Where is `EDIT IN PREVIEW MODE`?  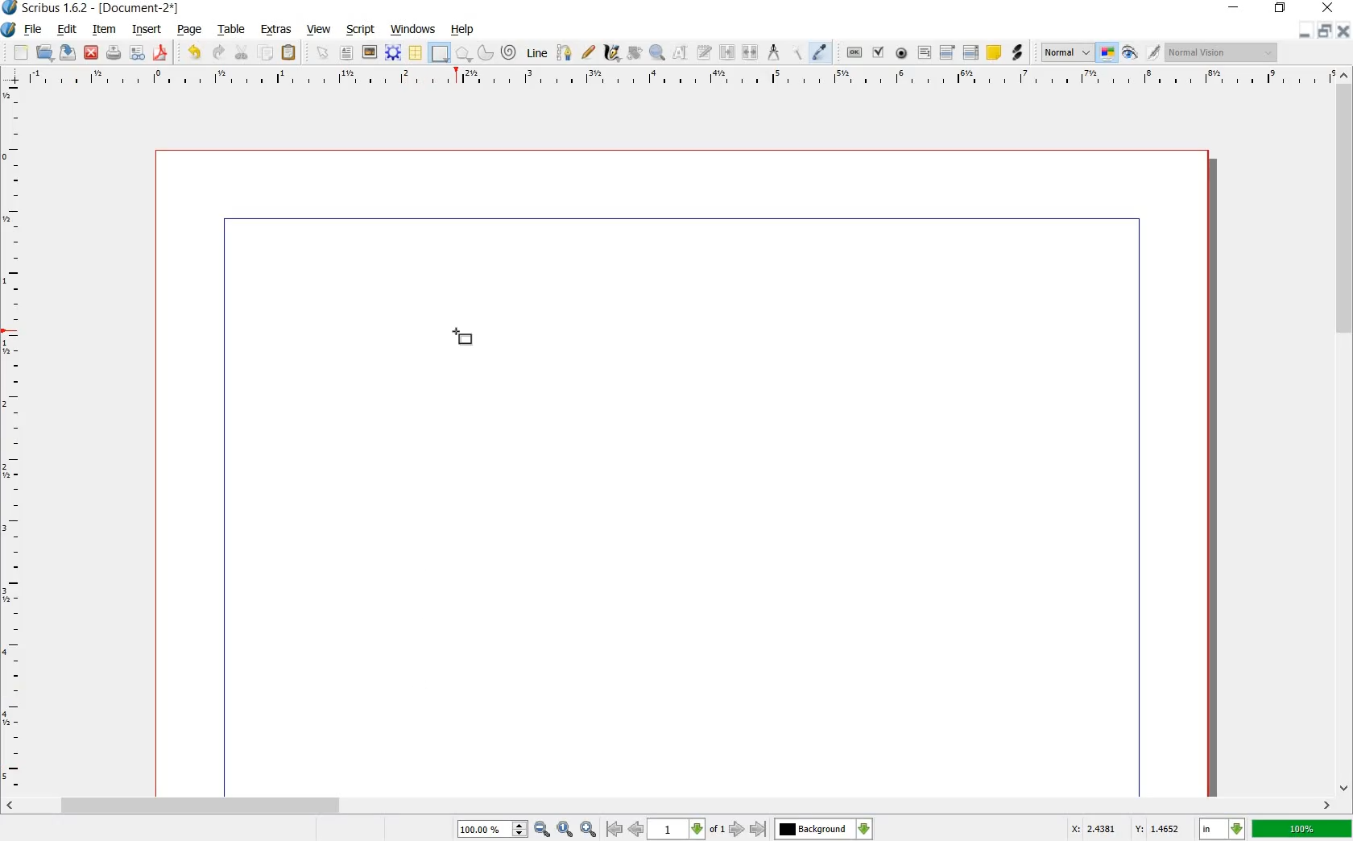 EDIT IN PREVIEW MODE is located at coordinates (1156, 52).